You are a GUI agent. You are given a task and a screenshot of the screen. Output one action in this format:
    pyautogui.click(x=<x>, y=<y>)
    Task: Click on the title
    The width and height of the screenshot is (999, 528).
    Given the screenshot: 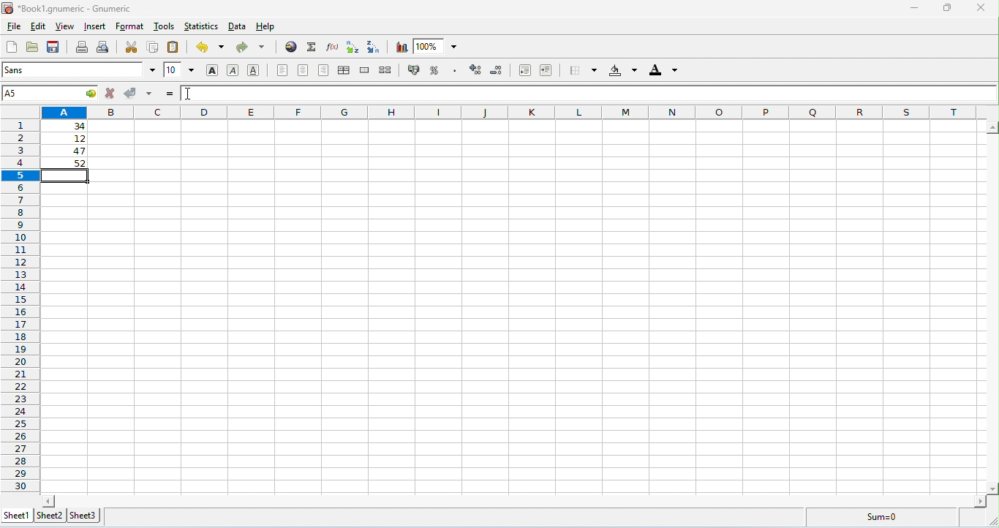 What is the action you would take?
    pyautogui.click(x=66, y=9)
    